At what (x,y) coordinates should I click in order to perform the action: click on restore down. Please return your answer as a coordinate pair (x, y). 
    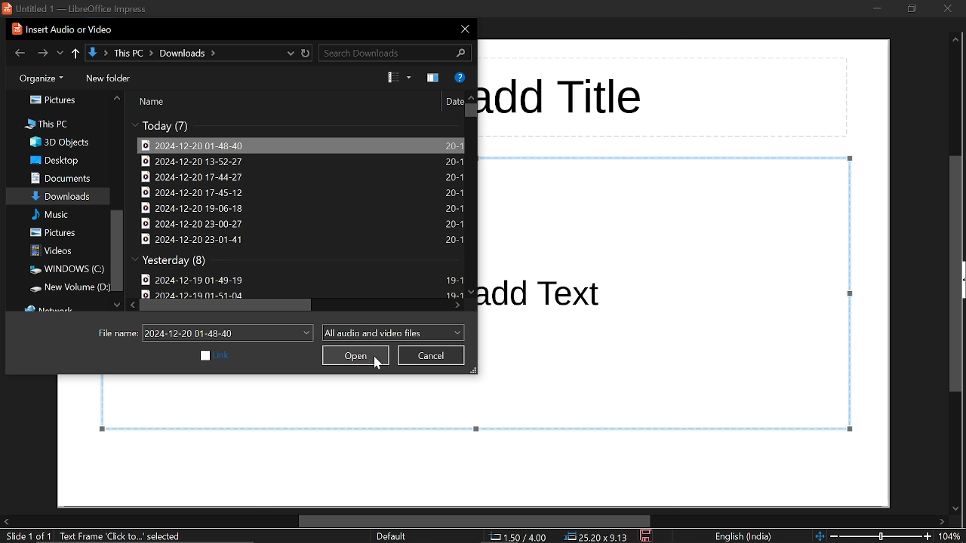
    Looking at the image, I should click on (910, 10).